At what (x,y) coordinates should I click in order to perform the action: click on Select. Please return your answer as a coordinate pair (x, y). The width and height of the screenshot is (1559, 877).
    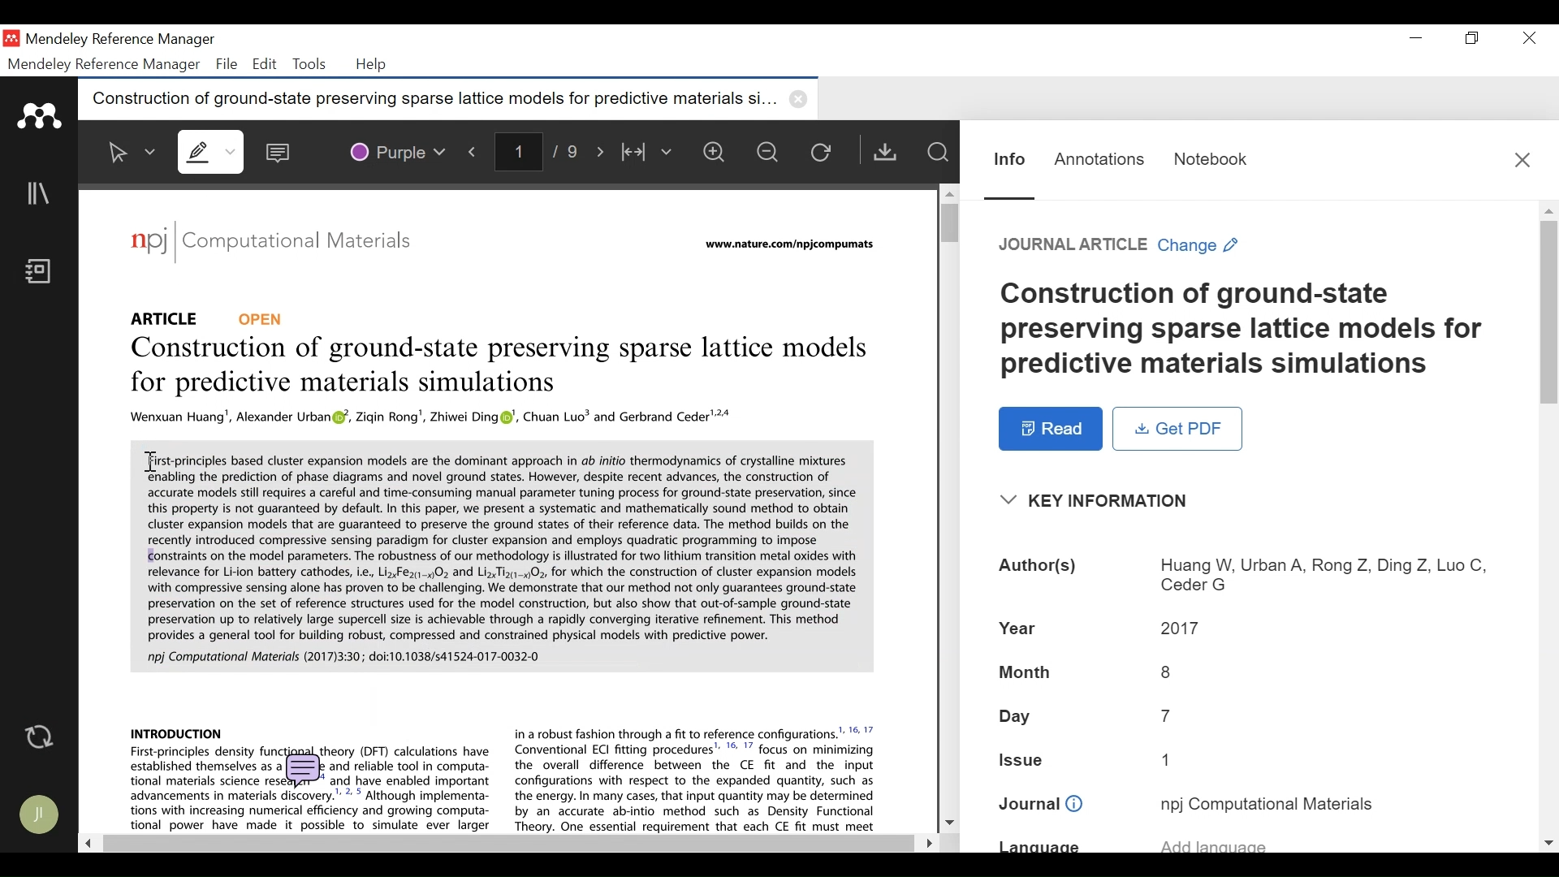
    Looking at the image, I should click on (132, 152).